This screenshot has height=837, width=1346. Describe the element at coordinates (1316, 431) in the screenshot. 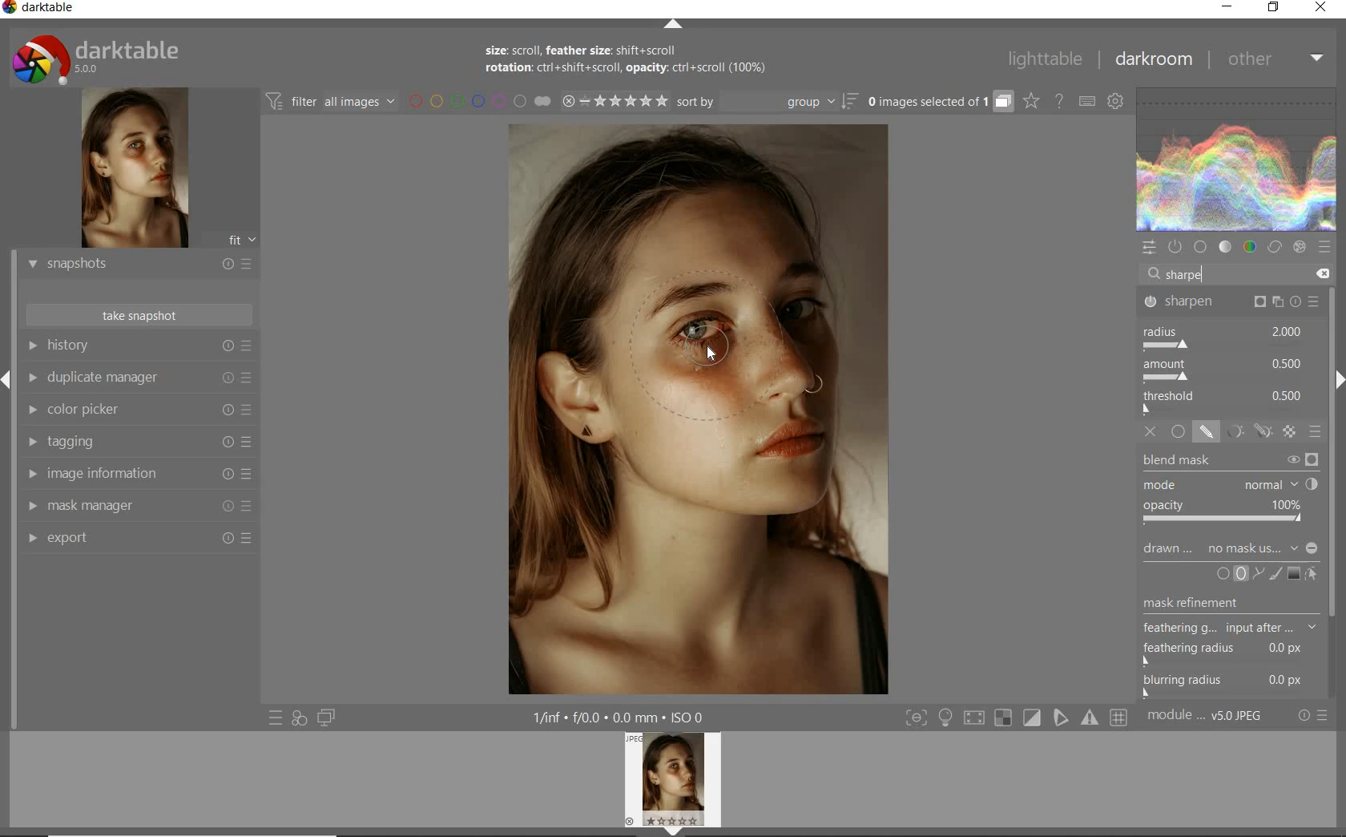

I see `BLENDING OPTIONS` at that location.